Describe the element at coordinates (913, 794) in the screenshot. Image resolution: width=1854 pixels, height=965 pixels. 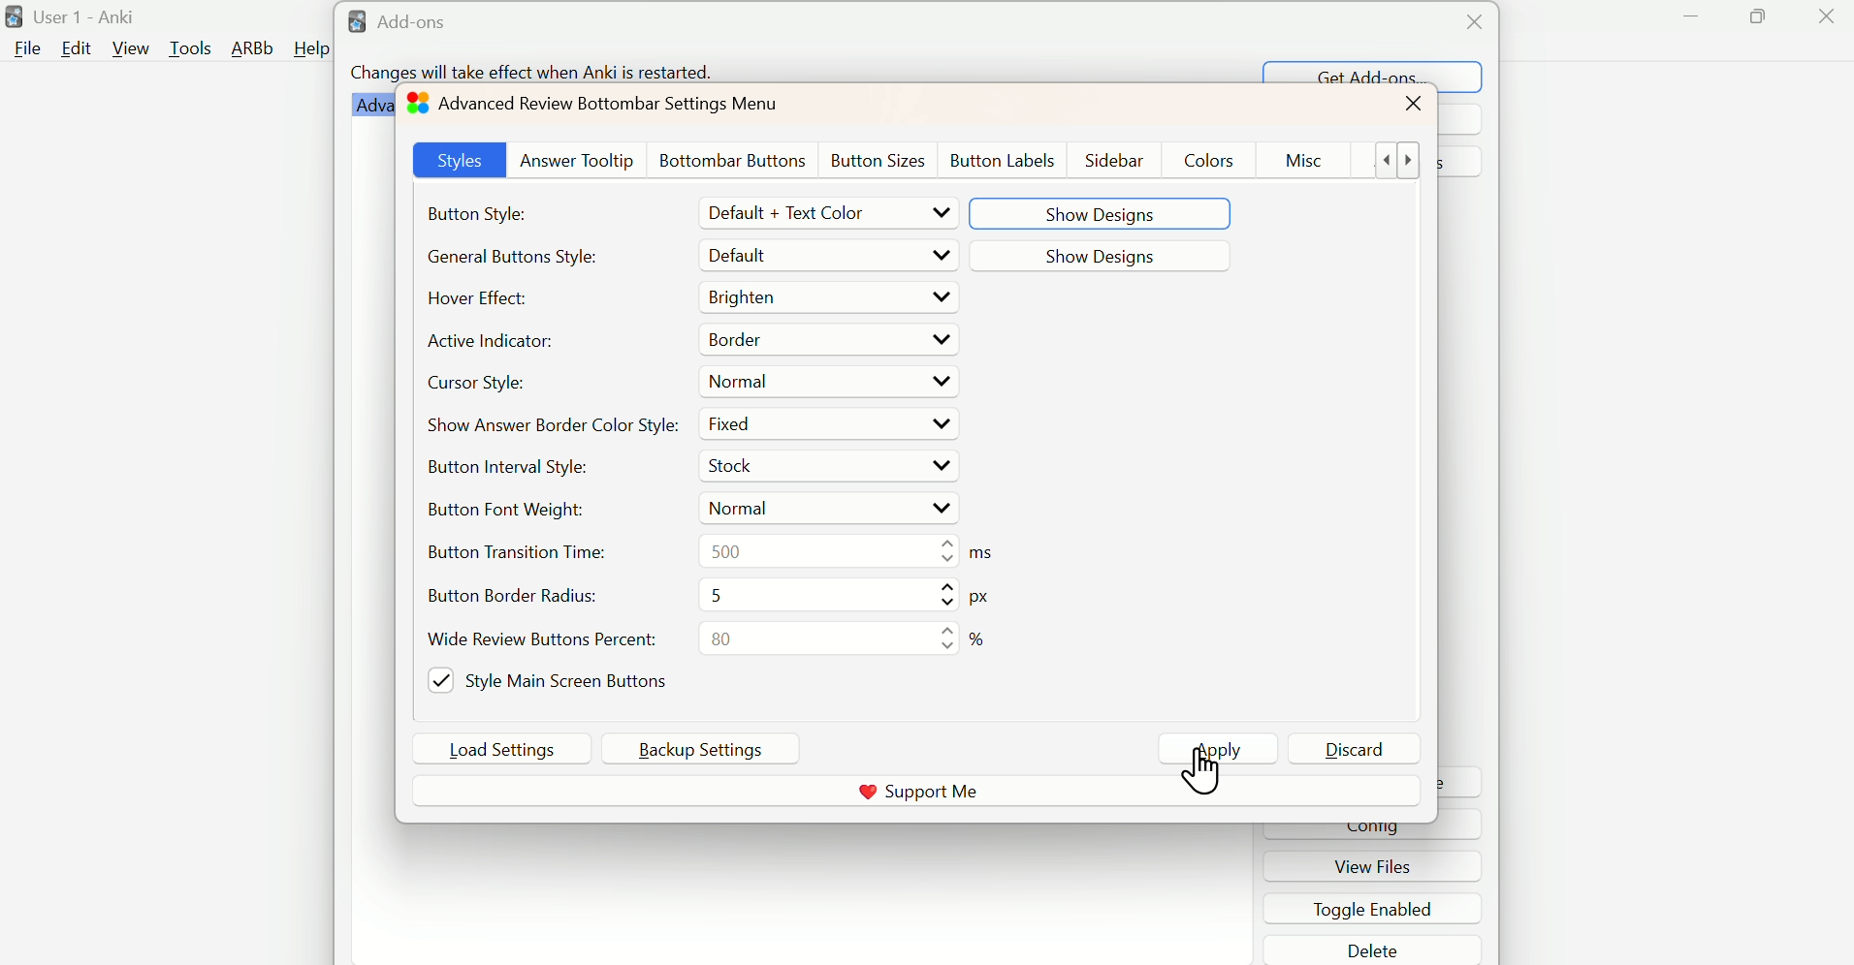
I see `Support me` at that location.